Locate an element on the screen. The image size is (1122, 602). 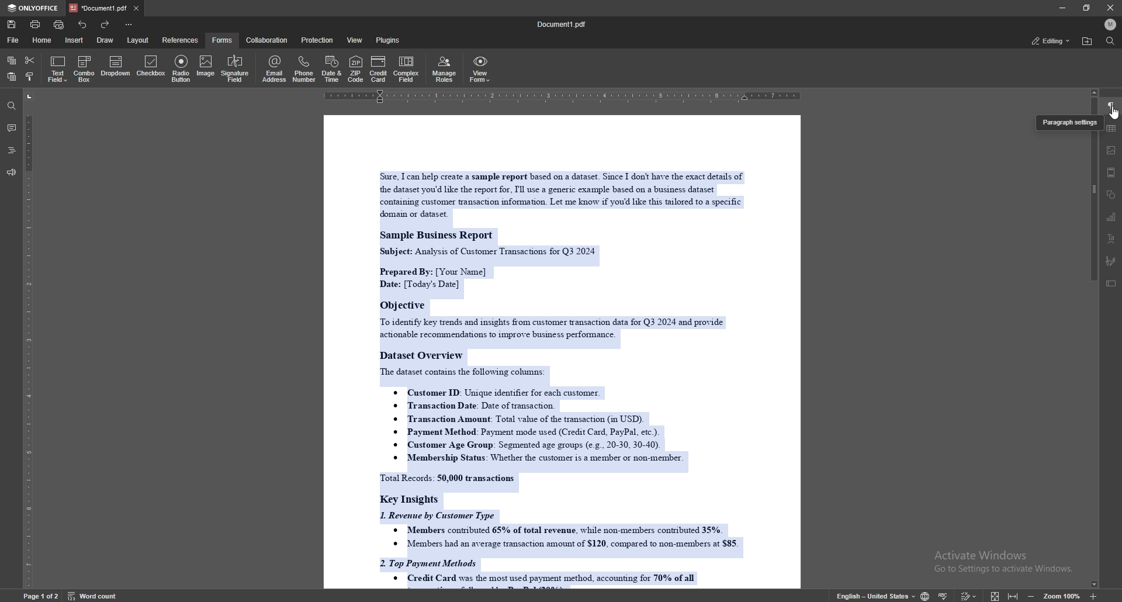
file name is located at coordinates (562, 25).